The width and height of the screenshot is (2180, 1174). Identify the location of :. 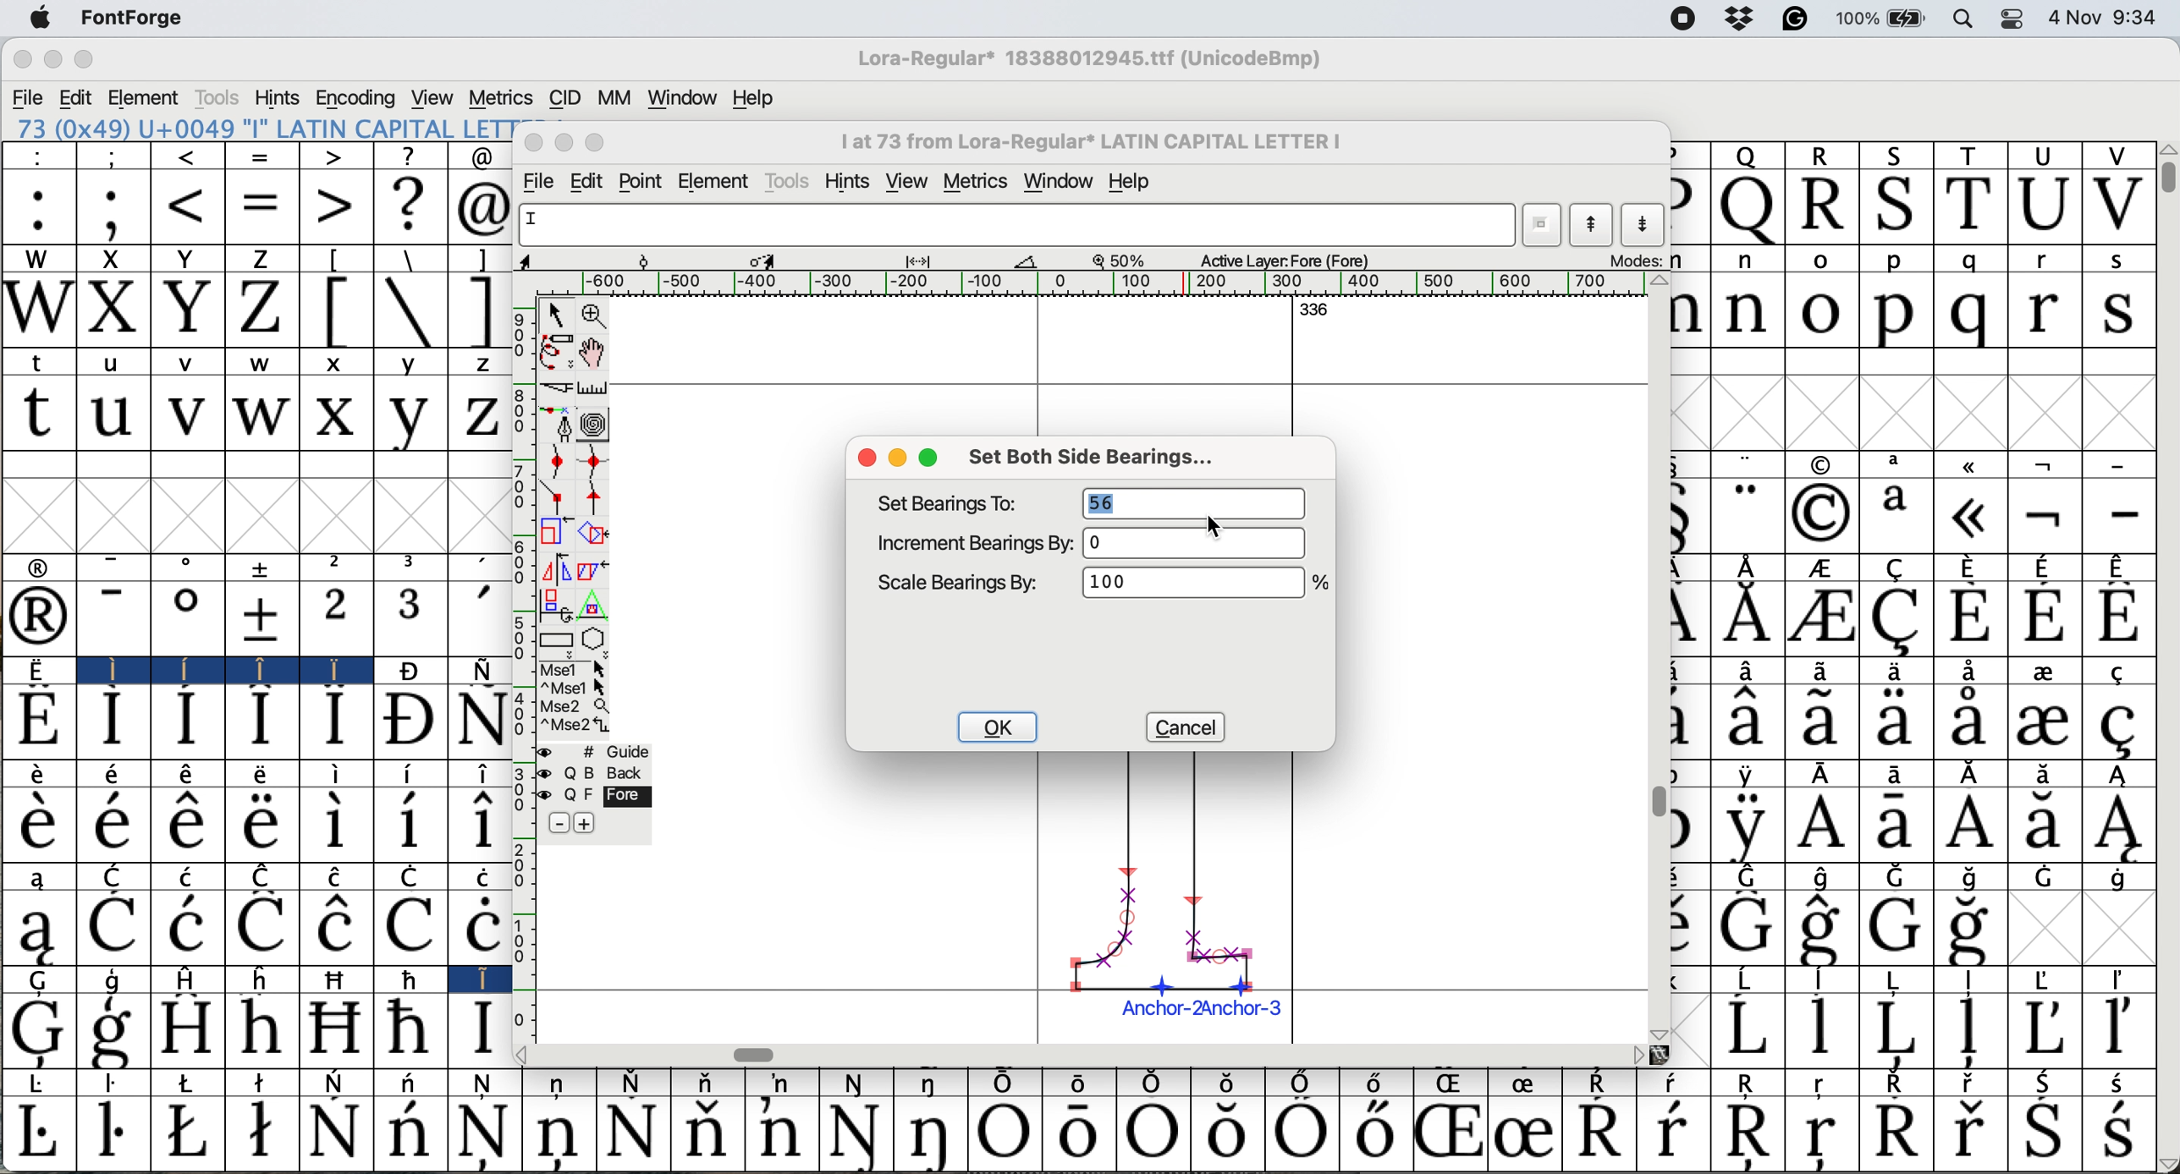
(38, 207).